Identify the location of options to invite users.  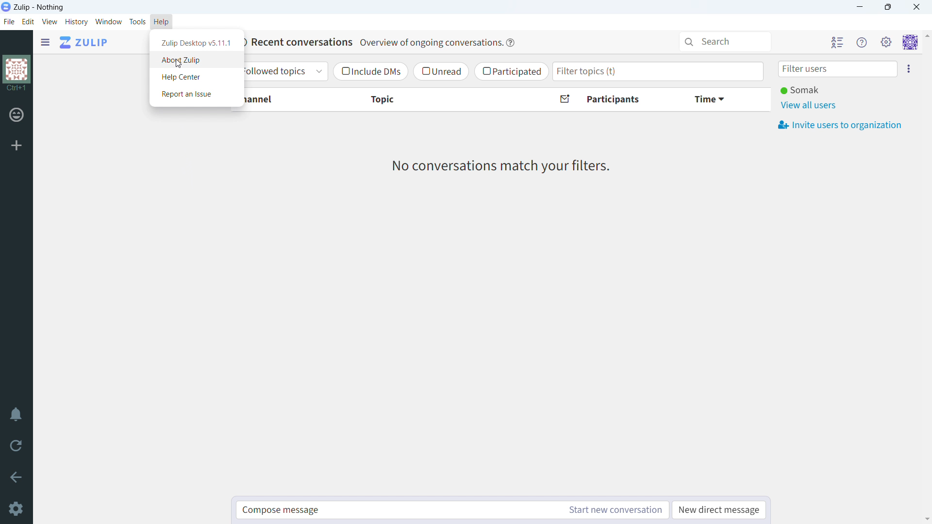
(911, 68).